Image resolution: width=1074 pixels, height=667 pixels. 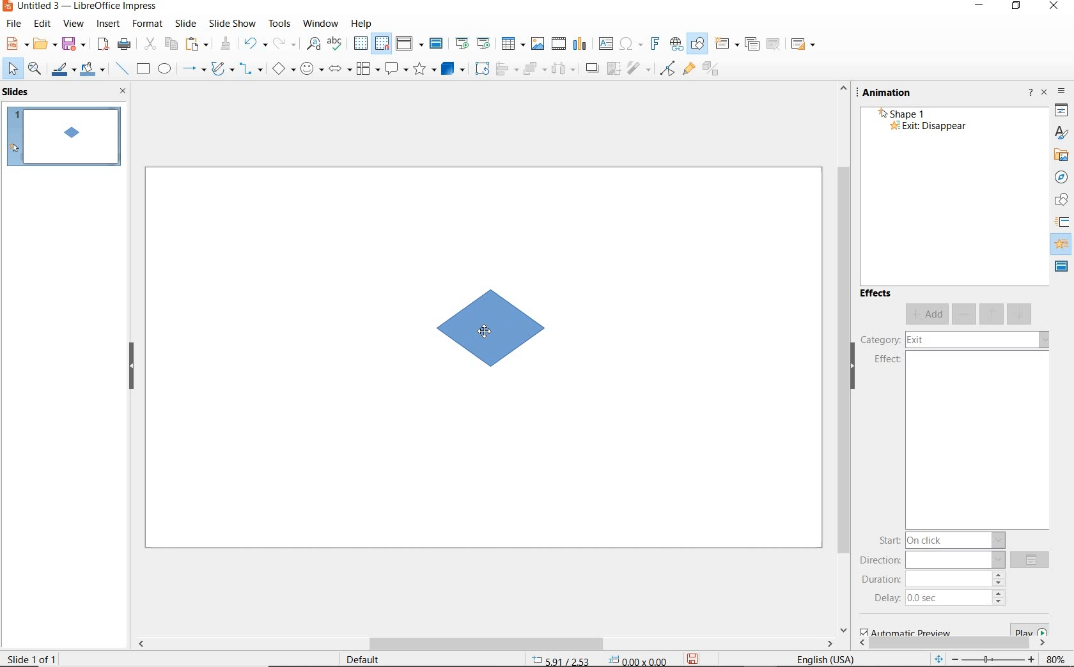 What do you see at coordinates (491, 641) in the screenshot?
I see `scrollbar` at bounding box center [491, 641].